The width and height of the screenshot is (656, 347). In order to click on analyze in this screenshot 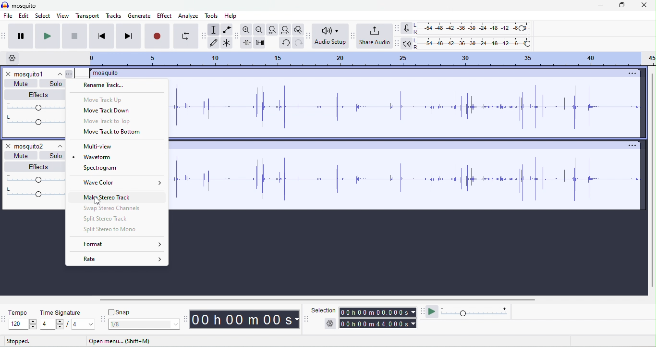, I will do `click(188, 15)`.